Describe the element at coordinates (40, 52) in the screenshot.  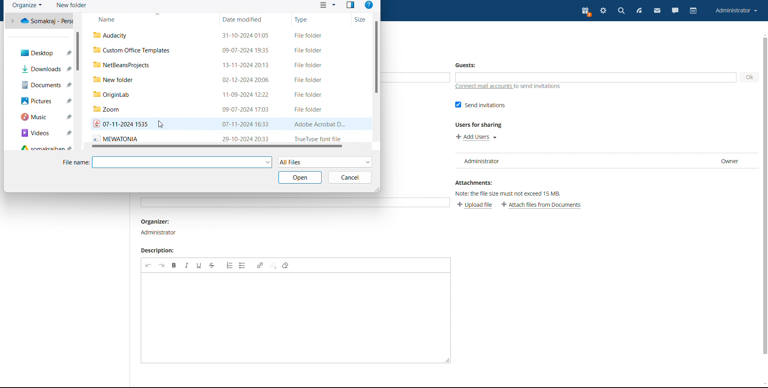
I see `` at that location.